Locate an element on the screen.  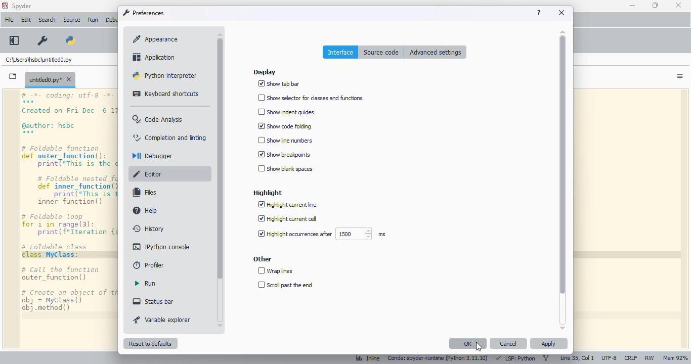
scroll past the end is located at coordinates (286, 285).